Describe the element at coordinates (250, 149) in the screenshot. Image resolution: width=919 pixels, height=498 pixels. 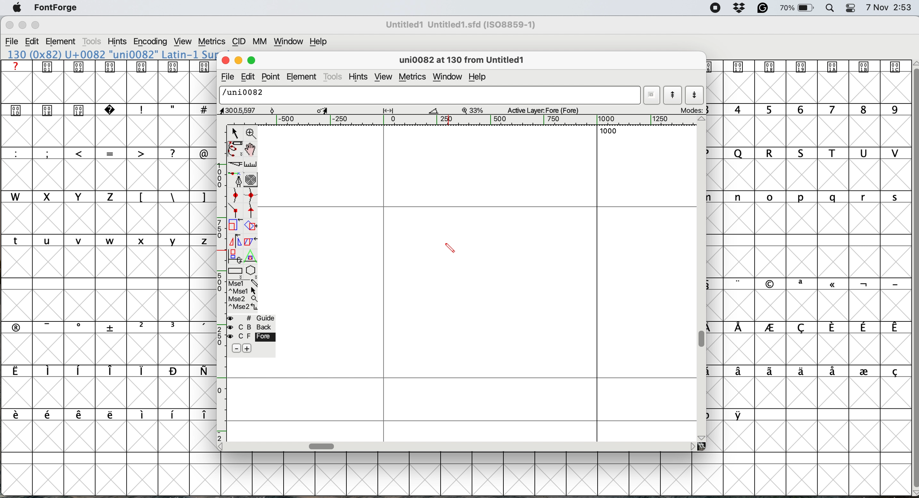
I see `scroll by hand` at that location.